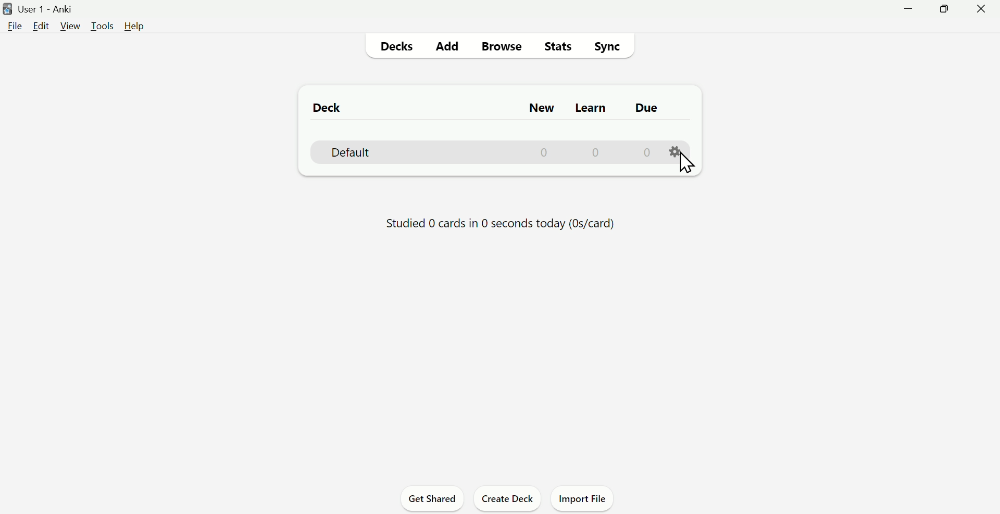 The image size is (1000, 514). Describe the element at coordinates (497, 46) in the screenshot. I see `Browse` at that location.